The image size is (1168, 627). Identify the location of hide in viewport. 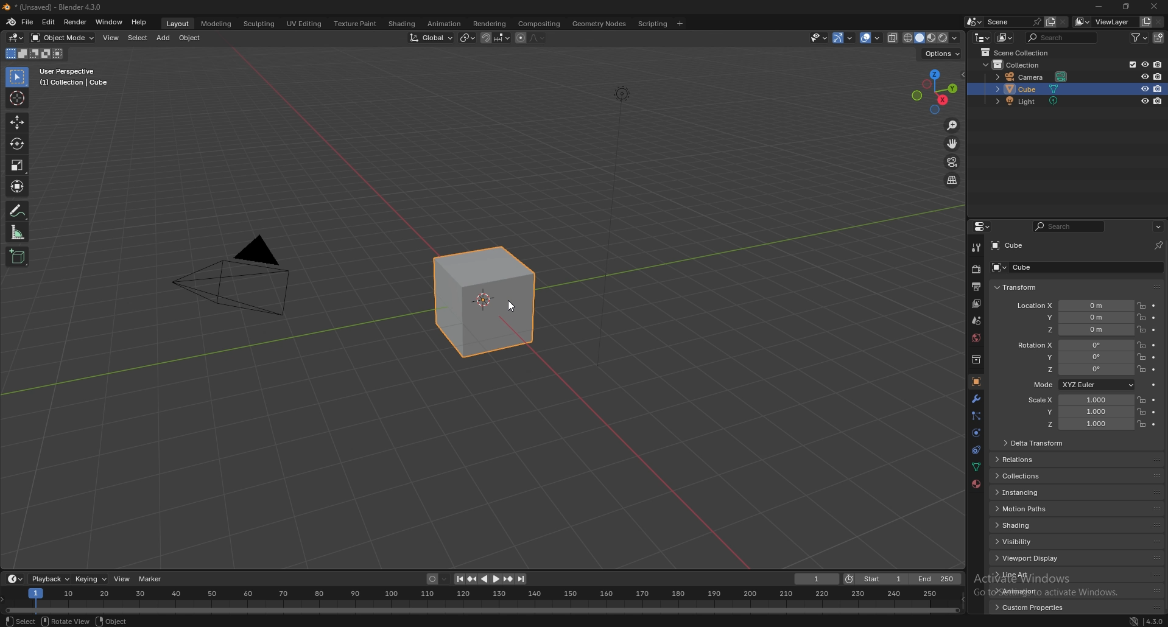
(1145, 76).